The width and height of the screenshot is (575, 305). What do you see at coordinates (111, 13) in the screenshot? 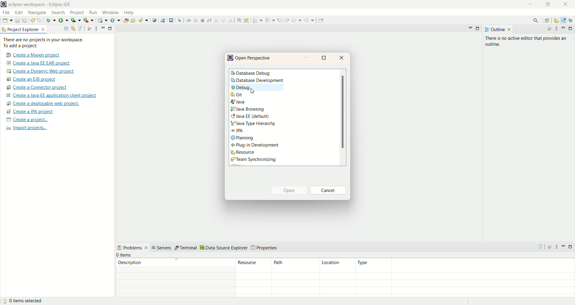
I see `window` at bounding box center [111, 13].